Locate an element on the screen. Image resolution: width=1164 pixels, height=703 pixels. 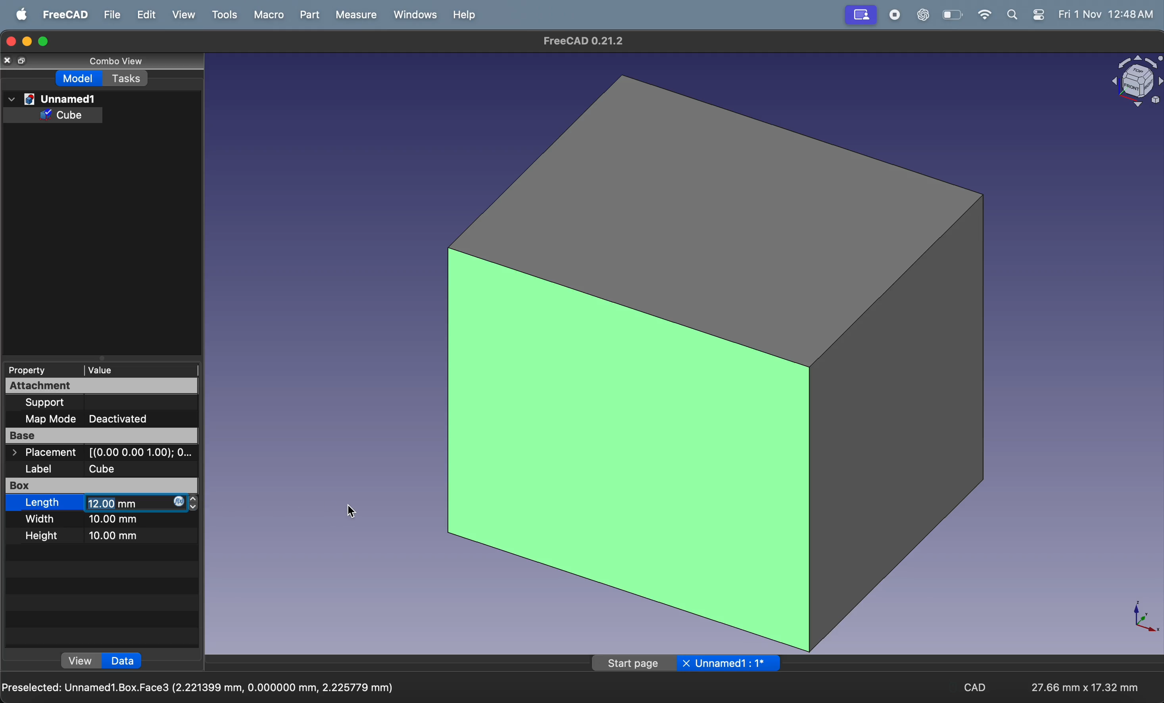
view is located at coordinates (180, 16).